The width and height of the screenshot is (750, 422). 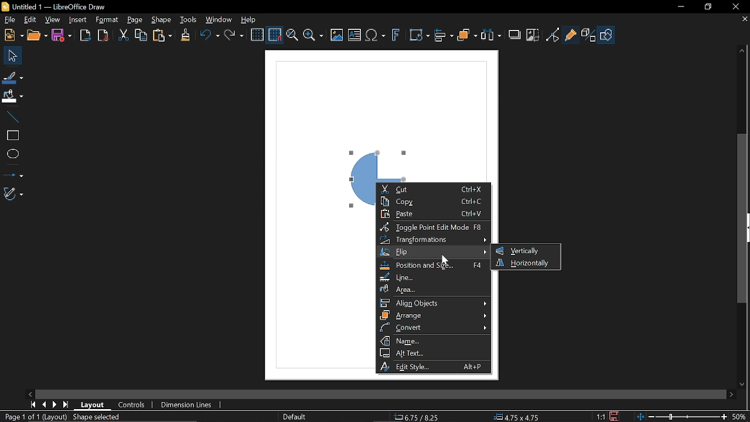 I want to click on cursor, so click(x=444, y=260).